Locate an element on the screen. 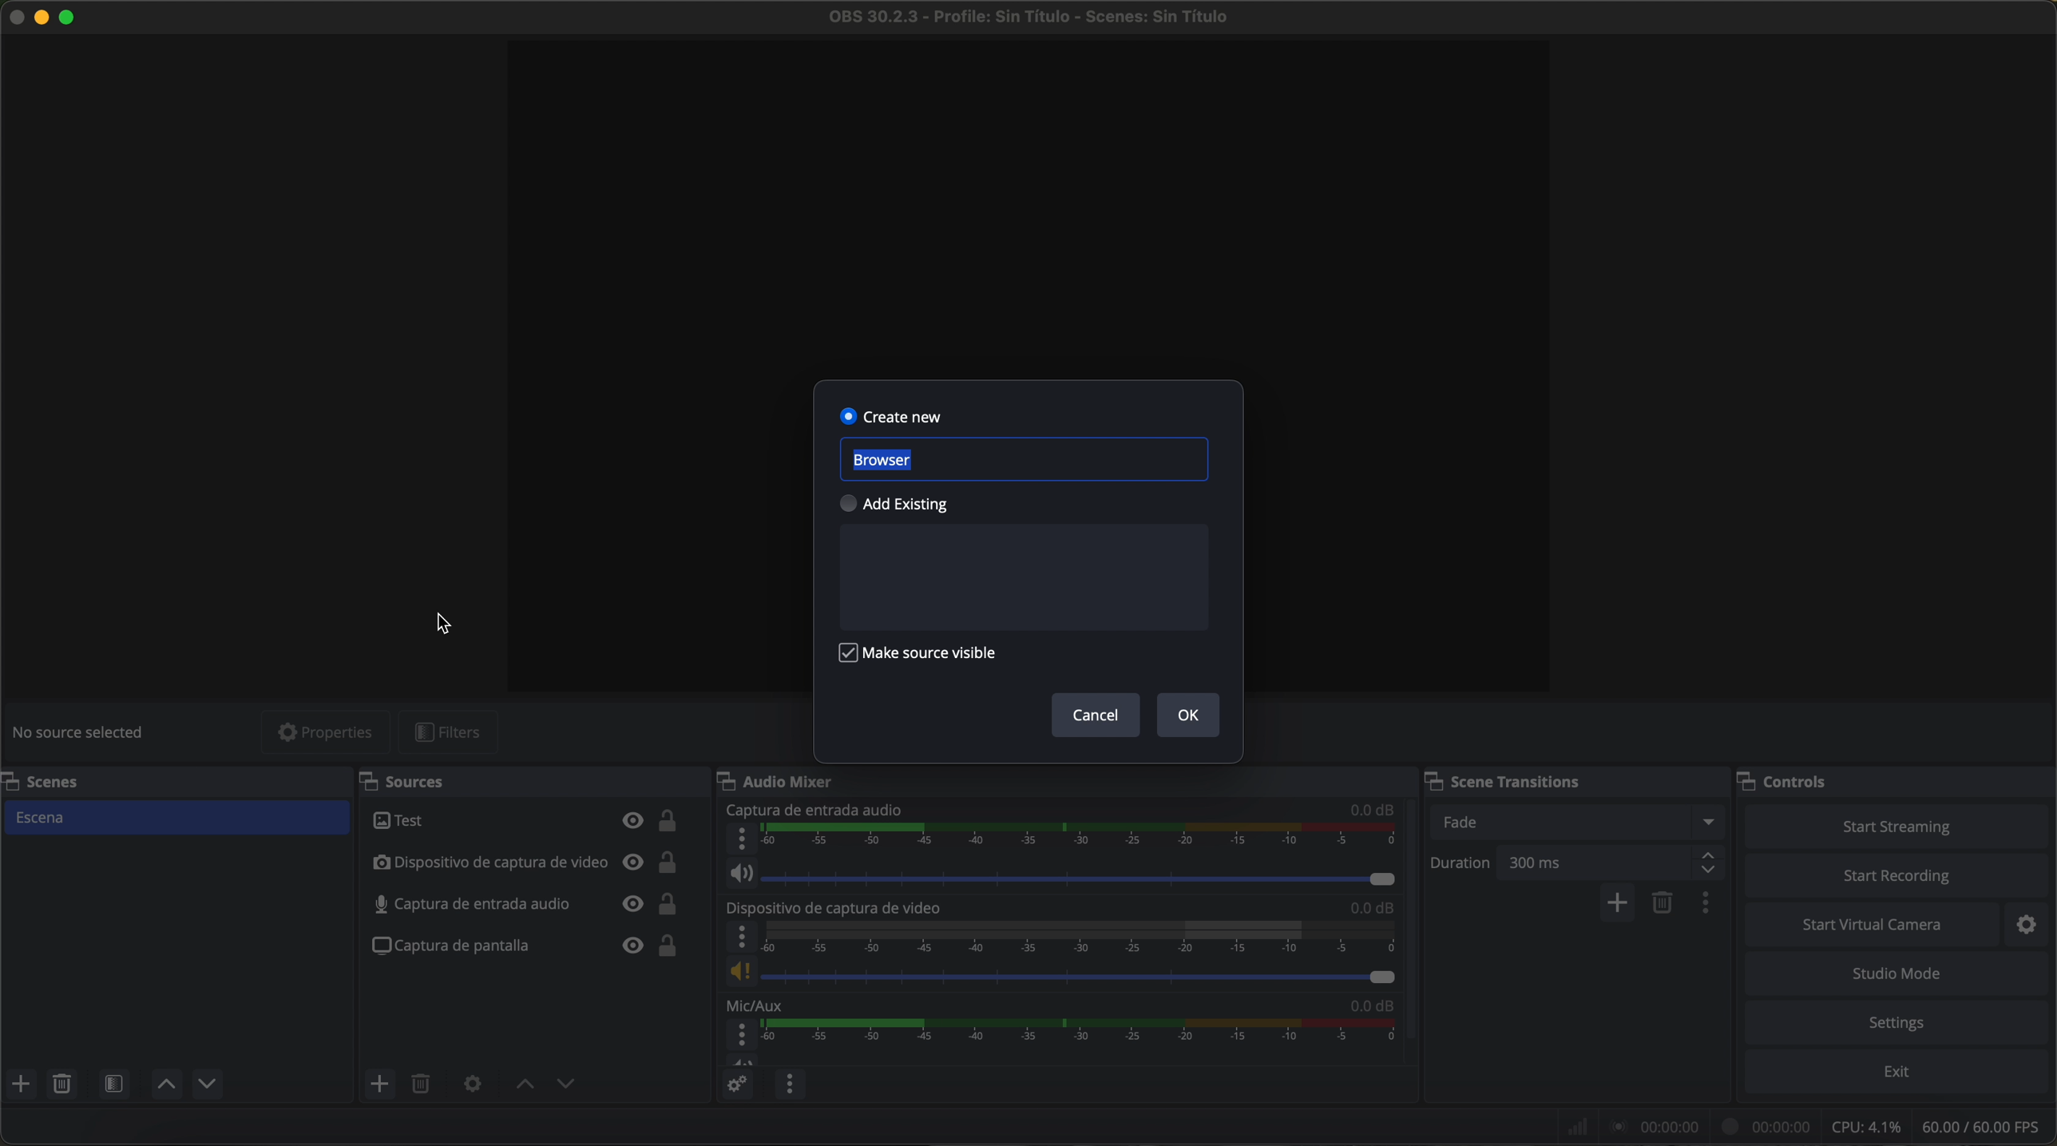  scene transitions is located at coordinates (1509, 781).